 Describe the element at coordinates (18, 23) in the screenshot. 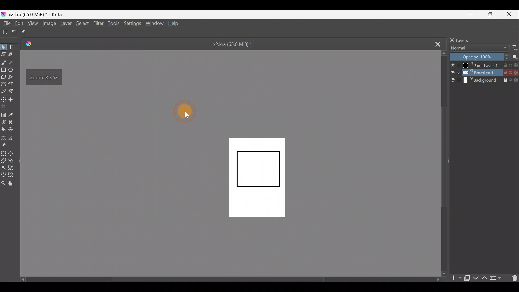

I see `Edit` at that location.